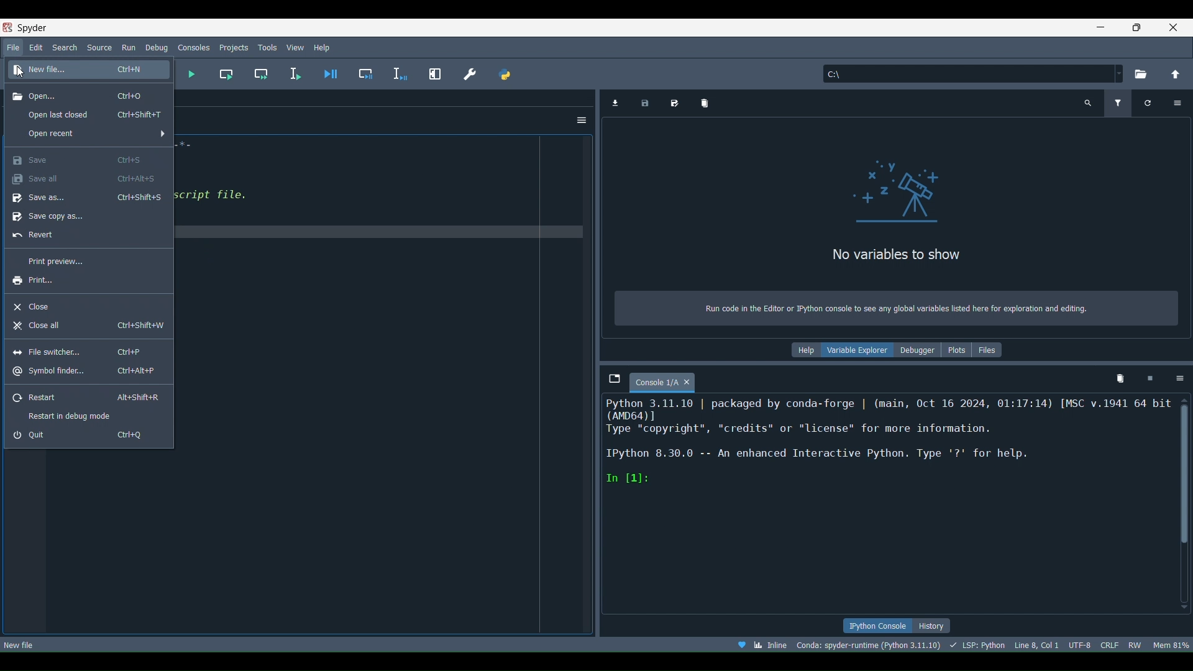  Describe the element at coordinates (55, 135) in the screenshot. I see `Open recent` at that location.